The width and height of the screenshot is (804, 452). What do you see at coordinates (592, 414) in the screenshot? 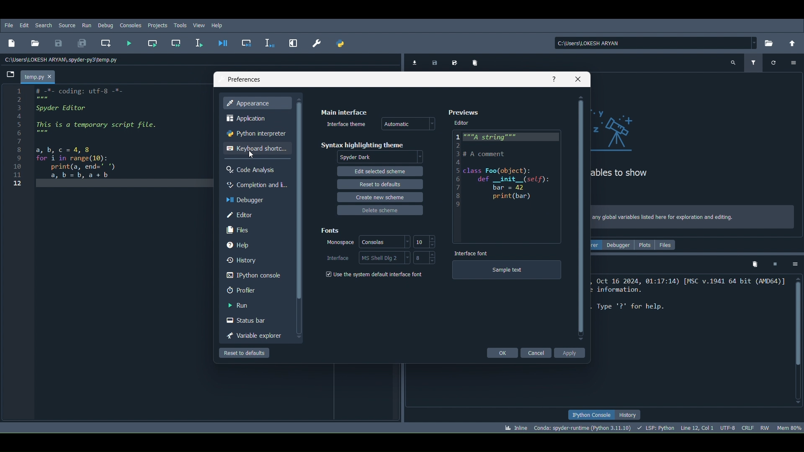
I see `IPython console` at bounding box center [592, 414].